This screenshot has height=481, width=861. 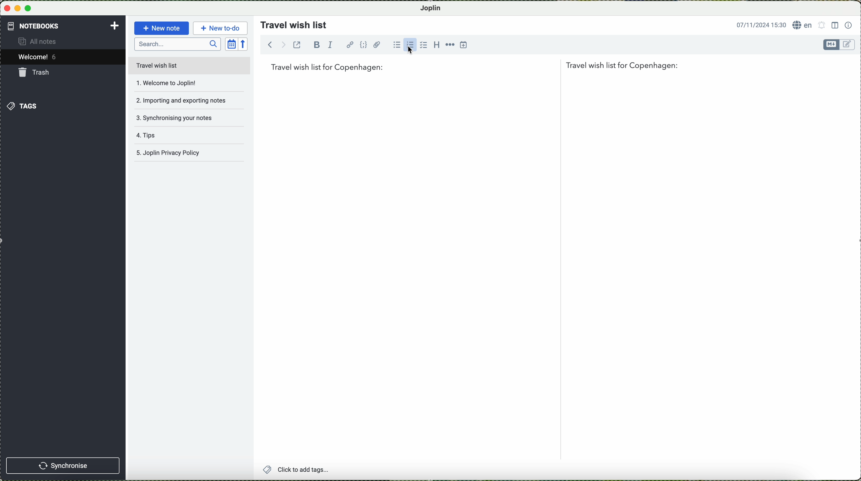 What do you see at coordinates (64, 465) in the screenshot?
I see `synchronise button` at bounding box center [64, 465].